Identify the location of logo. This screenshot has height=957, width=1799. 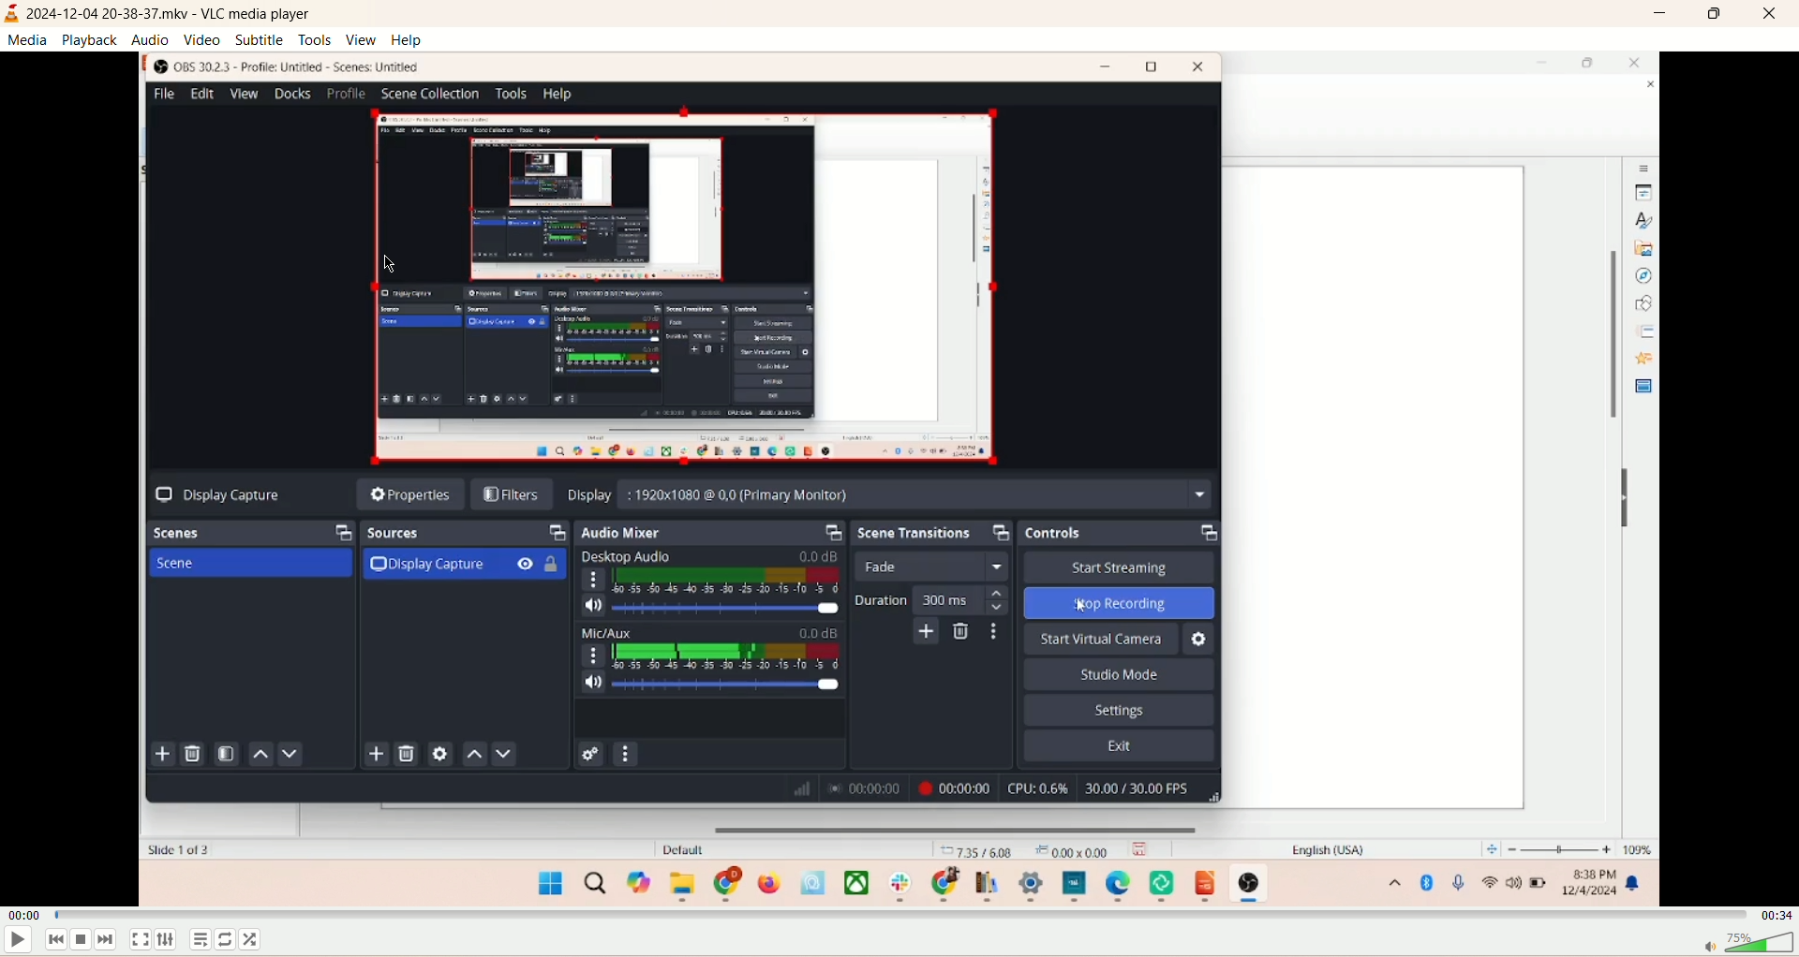
(12, 15).